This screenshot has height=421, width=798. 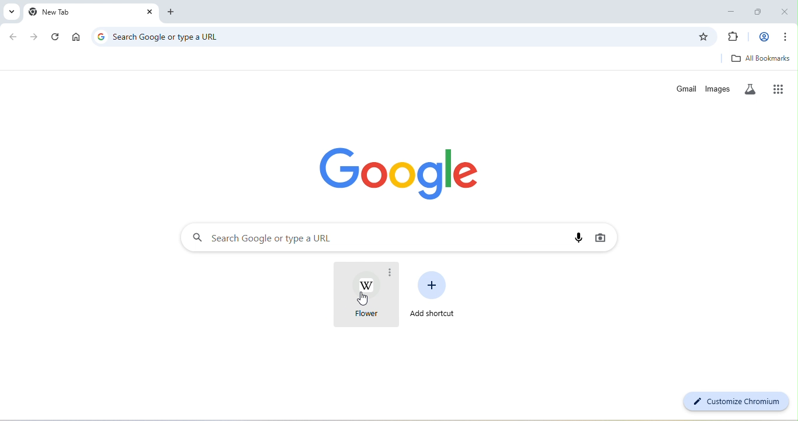 What do you see at coordinates (363, 300) in the screenshot?
I see `cursor` at bounding box center [363, 300].